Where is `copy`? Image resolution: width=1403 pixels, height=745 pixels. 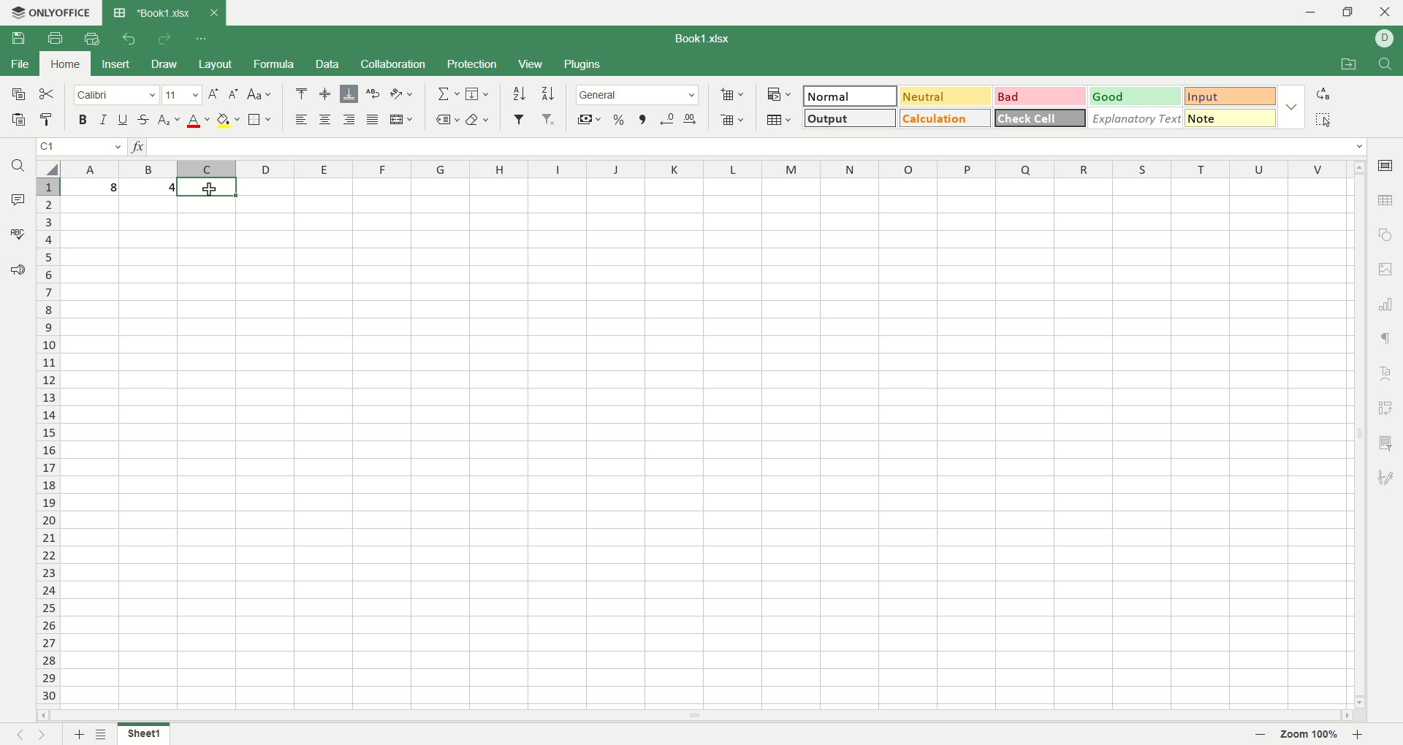 copy is located at coordinates (18, 95).